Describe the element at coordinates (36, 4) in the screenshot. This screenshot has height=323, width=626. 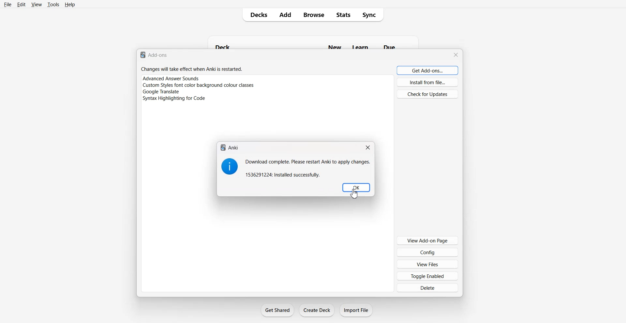
I see `View` at that location.